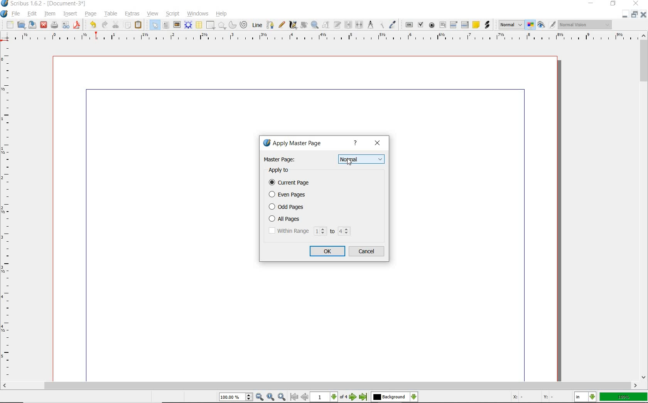 The width and height of the screenshot is (648, 403). What do you see at coordinates (103, 24) in the screenshot?
I see `redo` at bounding box center [103, 24].